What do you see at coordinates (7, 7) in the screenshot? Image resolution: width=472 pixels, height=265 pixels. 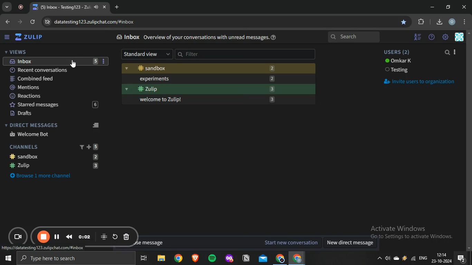 I see `search tab` at bounding box center [7, 7].